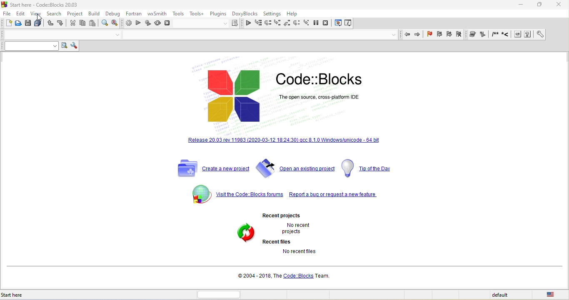 The width and height of the screenshot is (569, 300). Describe the element at coordinates (36, 14) in the screenshot. I see `view` at that location.